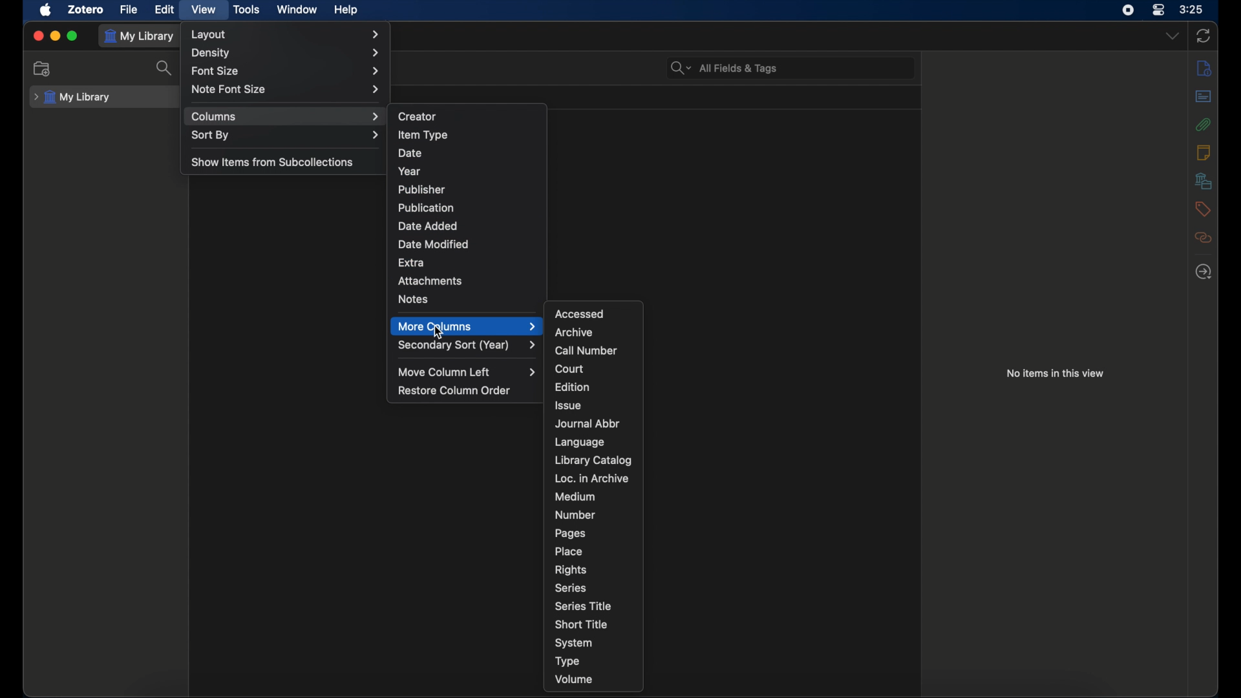 The image size is (1241, 698). I want to click on type, so click(567, 661).